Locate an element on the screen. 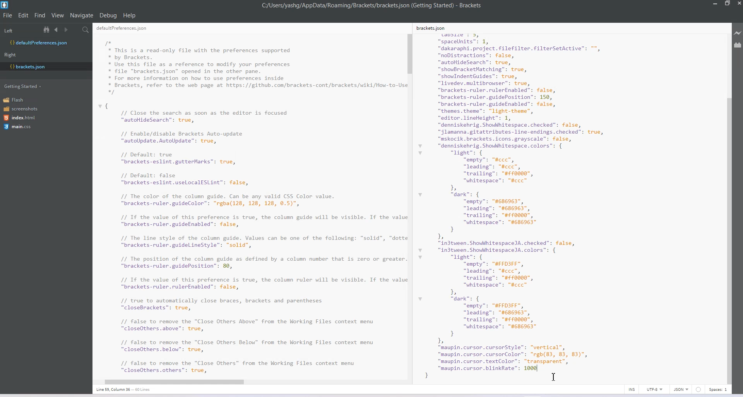 The width and height of the screenshot is (743, 397). Right is located at coordinates (10, 55).